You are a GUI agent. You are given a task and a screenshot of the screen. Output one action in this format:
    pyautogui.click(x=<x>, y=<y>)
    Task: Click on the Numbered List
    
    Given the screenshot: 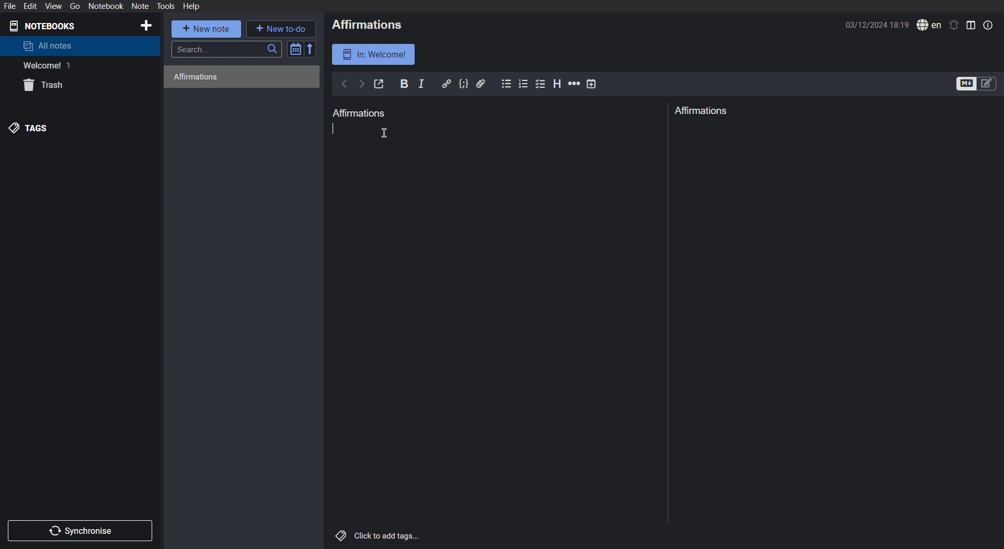 What is the action you would take?
    pyautogui.click(x=524, y=84)
    